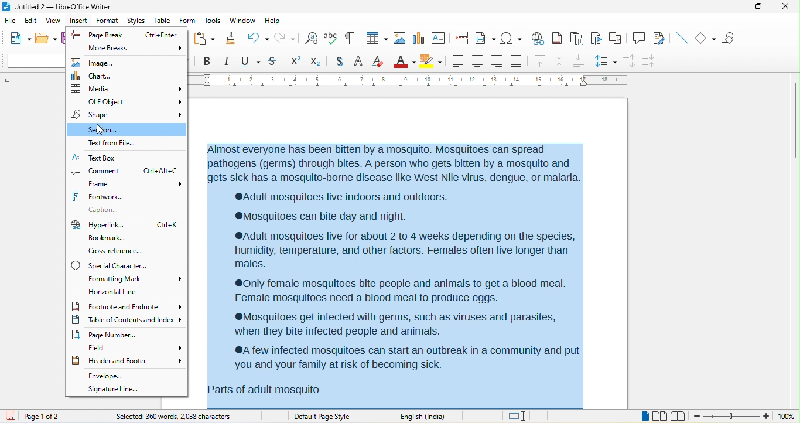 This screenshot has height=423, width=800. Describe the element at coordinates (606, 62) in the screenshot. I see `set line spacing` at that location.